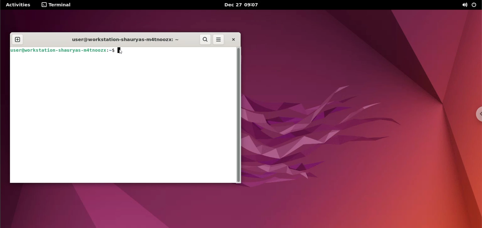 The width and height of the screenshot is (482, 228). I want to click on Scroll Bar, so click(238, 115).